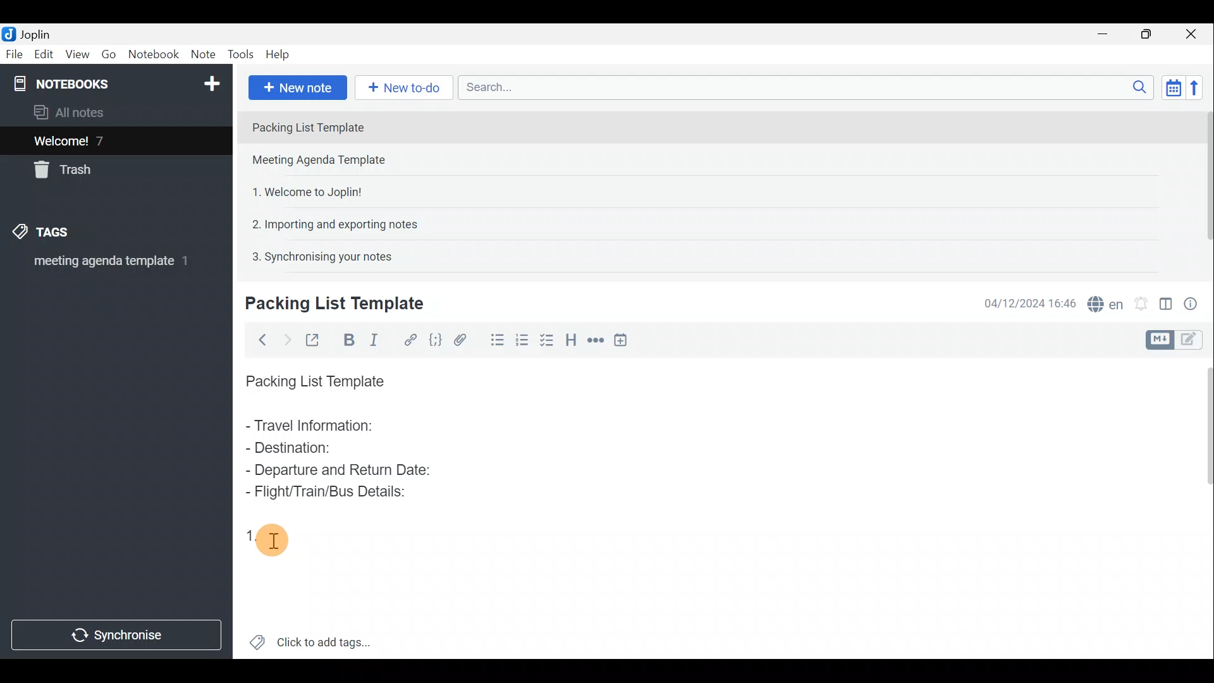  I want to click on Go, so click(109, 54).